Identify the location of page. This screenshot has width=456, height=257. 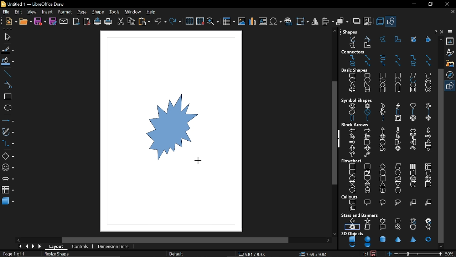
(82, 12).